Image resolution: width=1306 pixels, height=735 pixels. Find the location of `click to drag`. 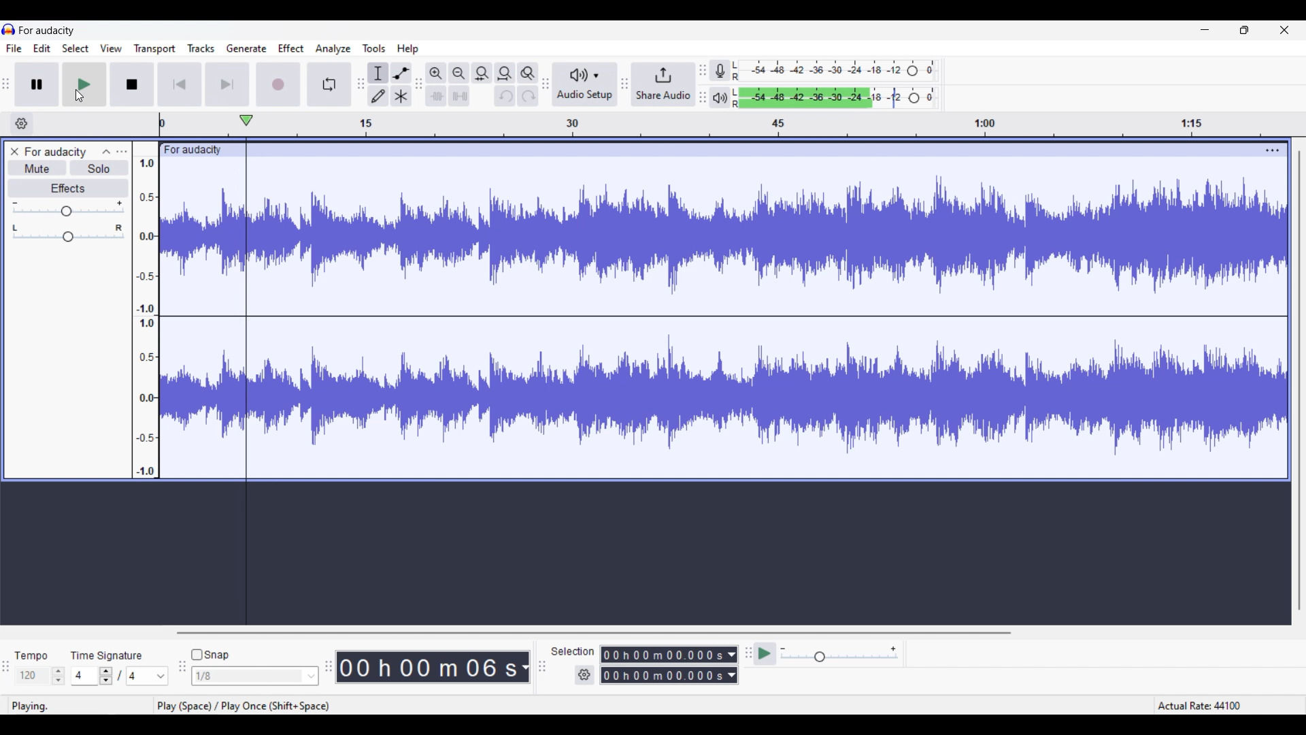

click to drag is located at coordinates (709, 150).